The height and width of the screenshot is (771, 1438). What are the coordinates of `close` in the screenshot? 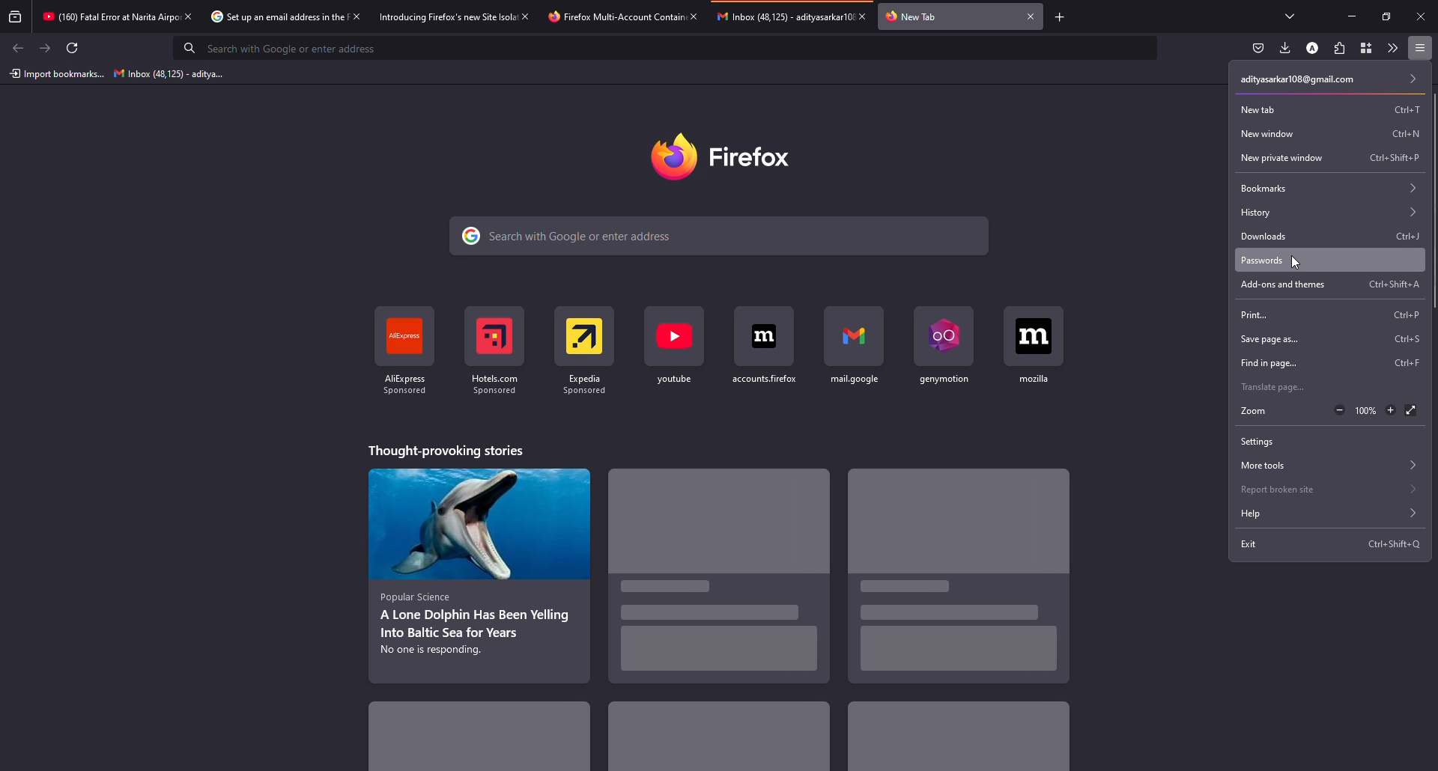 It's located at (867, 16).